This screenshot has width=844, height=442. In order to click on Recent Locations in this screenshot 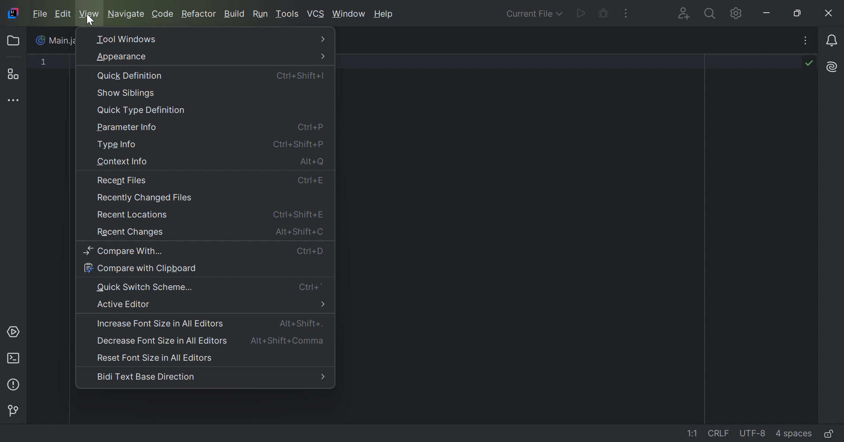, I will do `click(133, 214)`.